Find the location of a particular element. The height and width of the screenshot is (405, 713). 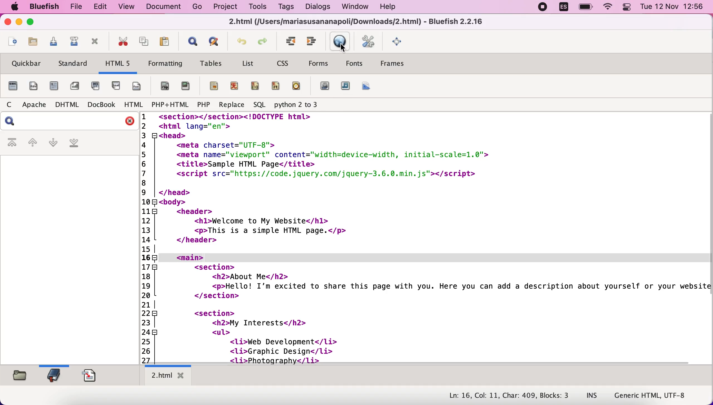

next bookmark is located at coordinates (53, 144).